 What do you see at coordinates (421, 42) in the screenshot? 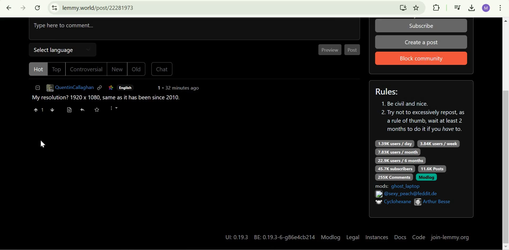
I see `Create a post` at bounding box center [421, 42].